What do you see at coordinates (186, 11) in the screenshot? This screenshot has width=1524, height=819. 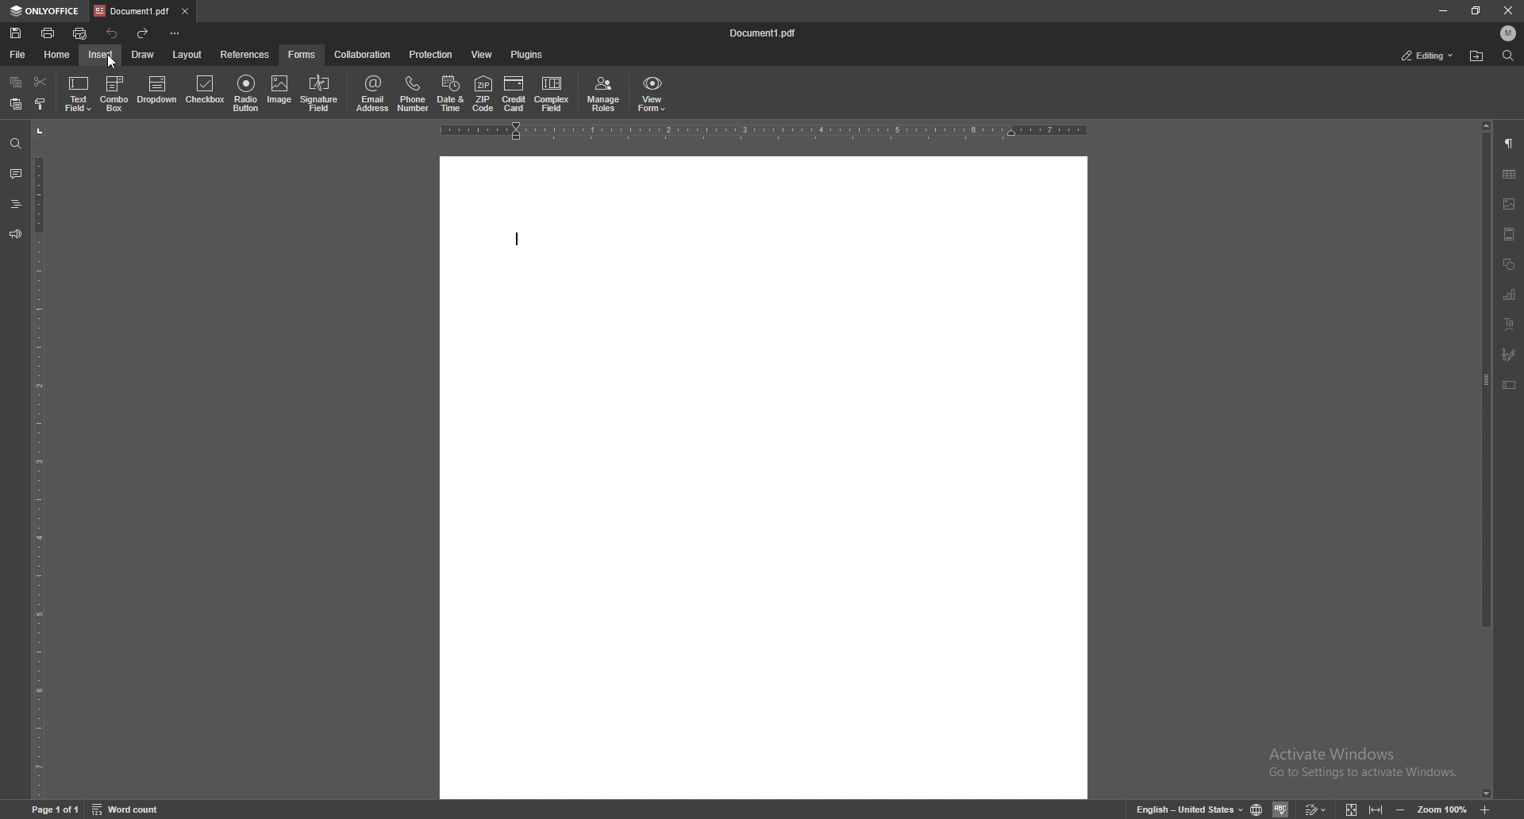 I see `close tab` at bounding box center [186, 11].